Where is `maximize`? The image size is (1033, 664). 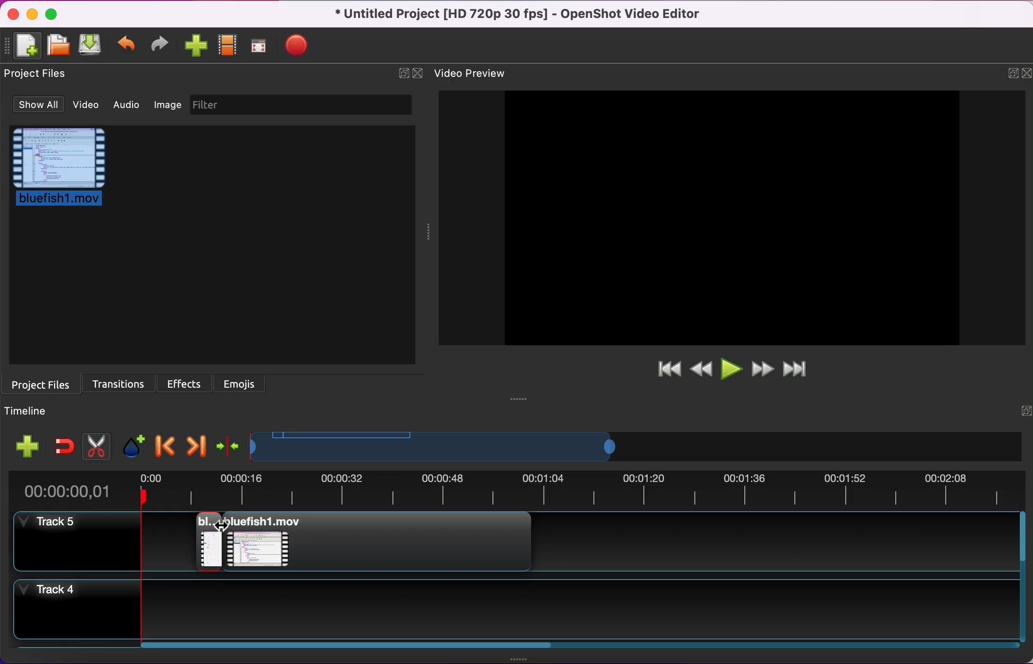
maximize is located at coordinates (54, 14).